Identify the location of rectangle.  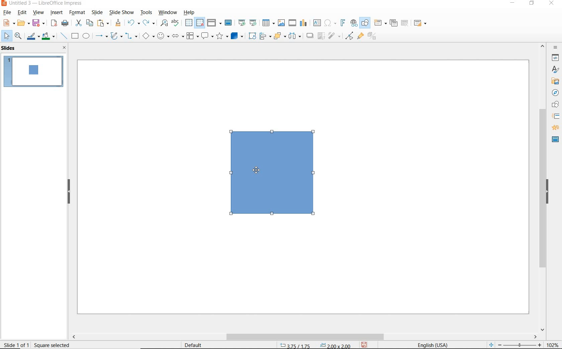
(75, 36).